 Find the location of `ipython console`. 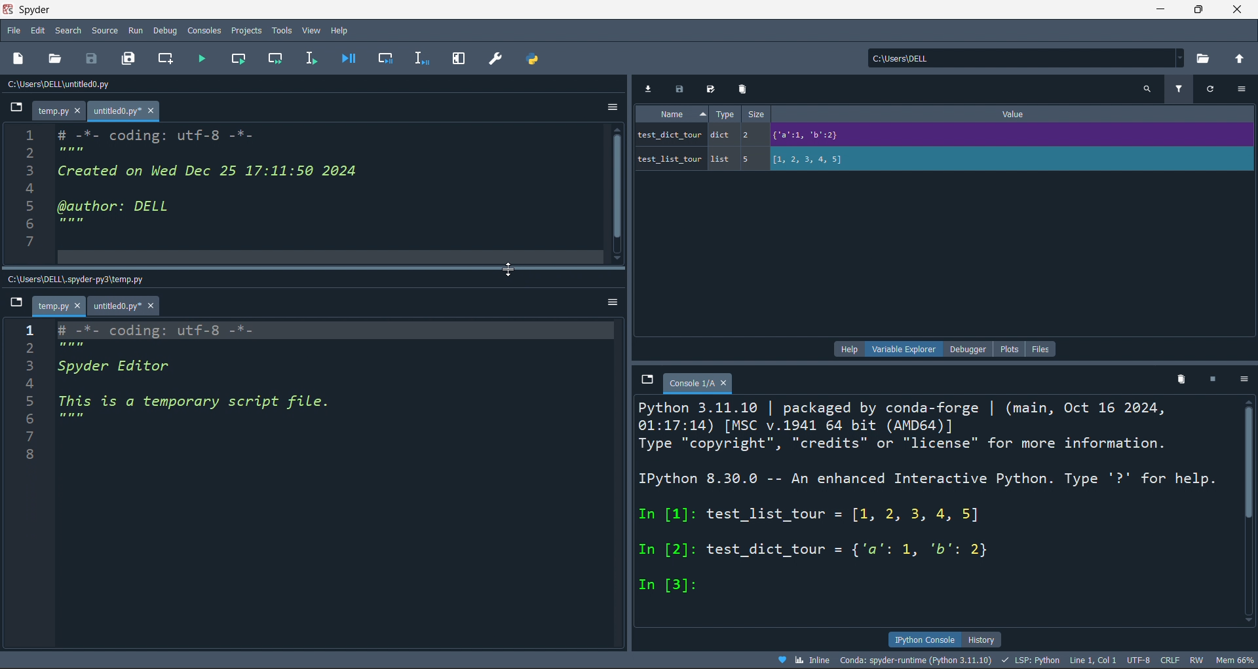

ipython console is located at coordinates (921, 638).